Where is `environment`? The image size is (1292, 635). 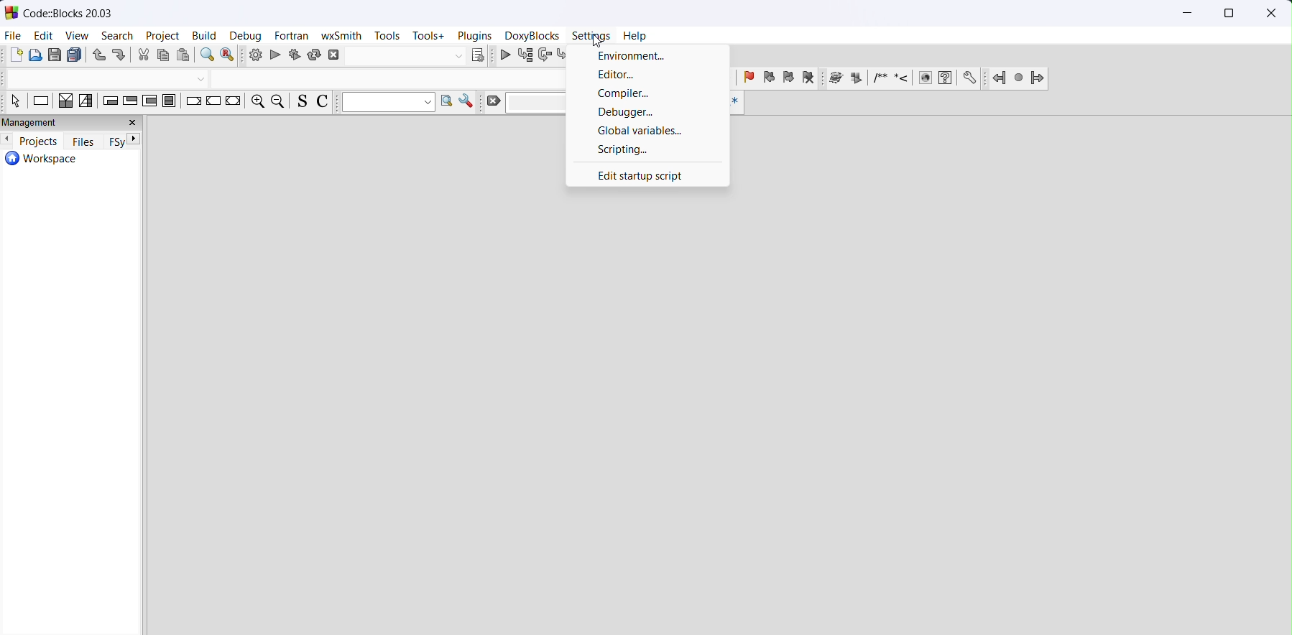 environment is located at coordinates (648, 56).